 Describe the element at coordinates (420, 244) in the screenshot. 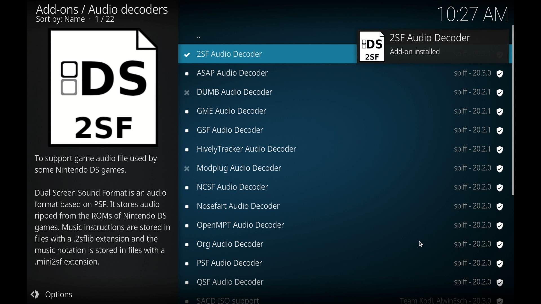

I see `cursor` at that location.